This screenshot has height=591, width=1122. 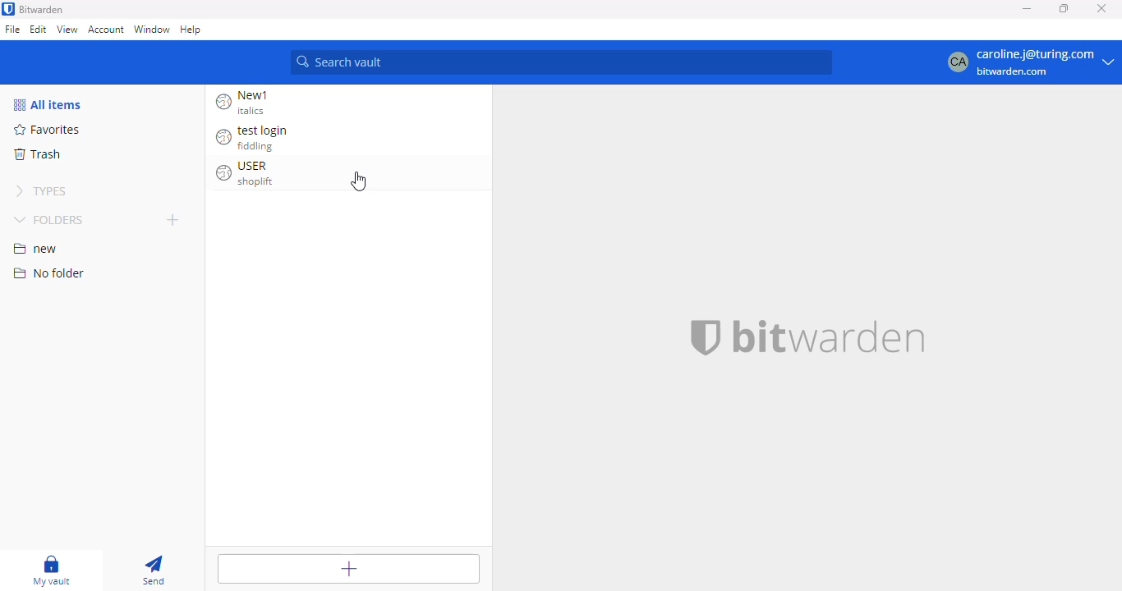 What do you see at coordinates (107, 30) in the screenshot?
I see `account` at bounding box center [107, 30].